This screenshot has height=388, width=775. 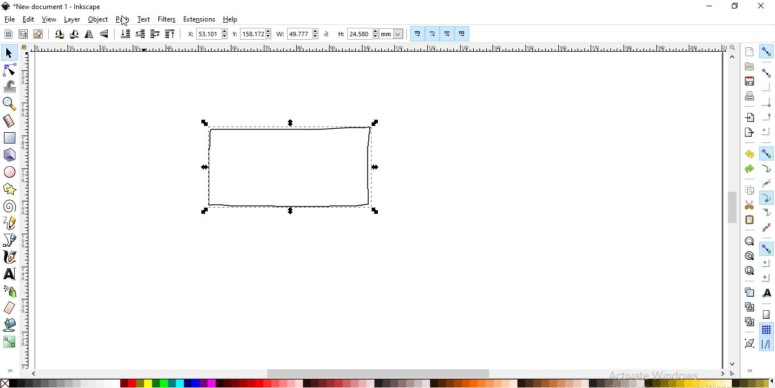 What do you see at coordinates (731, 48) in the screenshot?
I see `zoom` at bounding box center [731, 48].